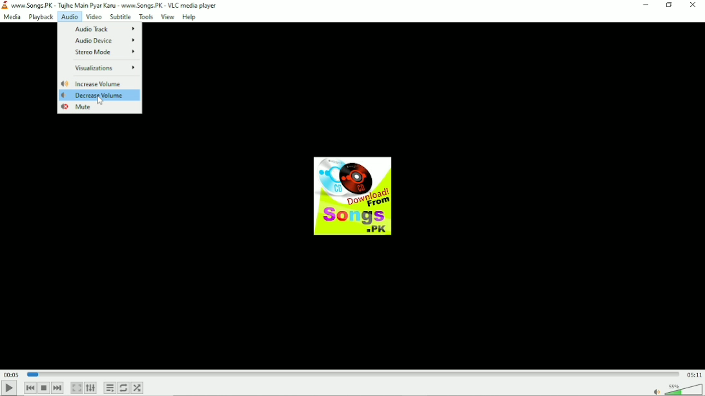 This screenshot has width=705, height=396. I want to click on Stereo mode, so click(107, 52).